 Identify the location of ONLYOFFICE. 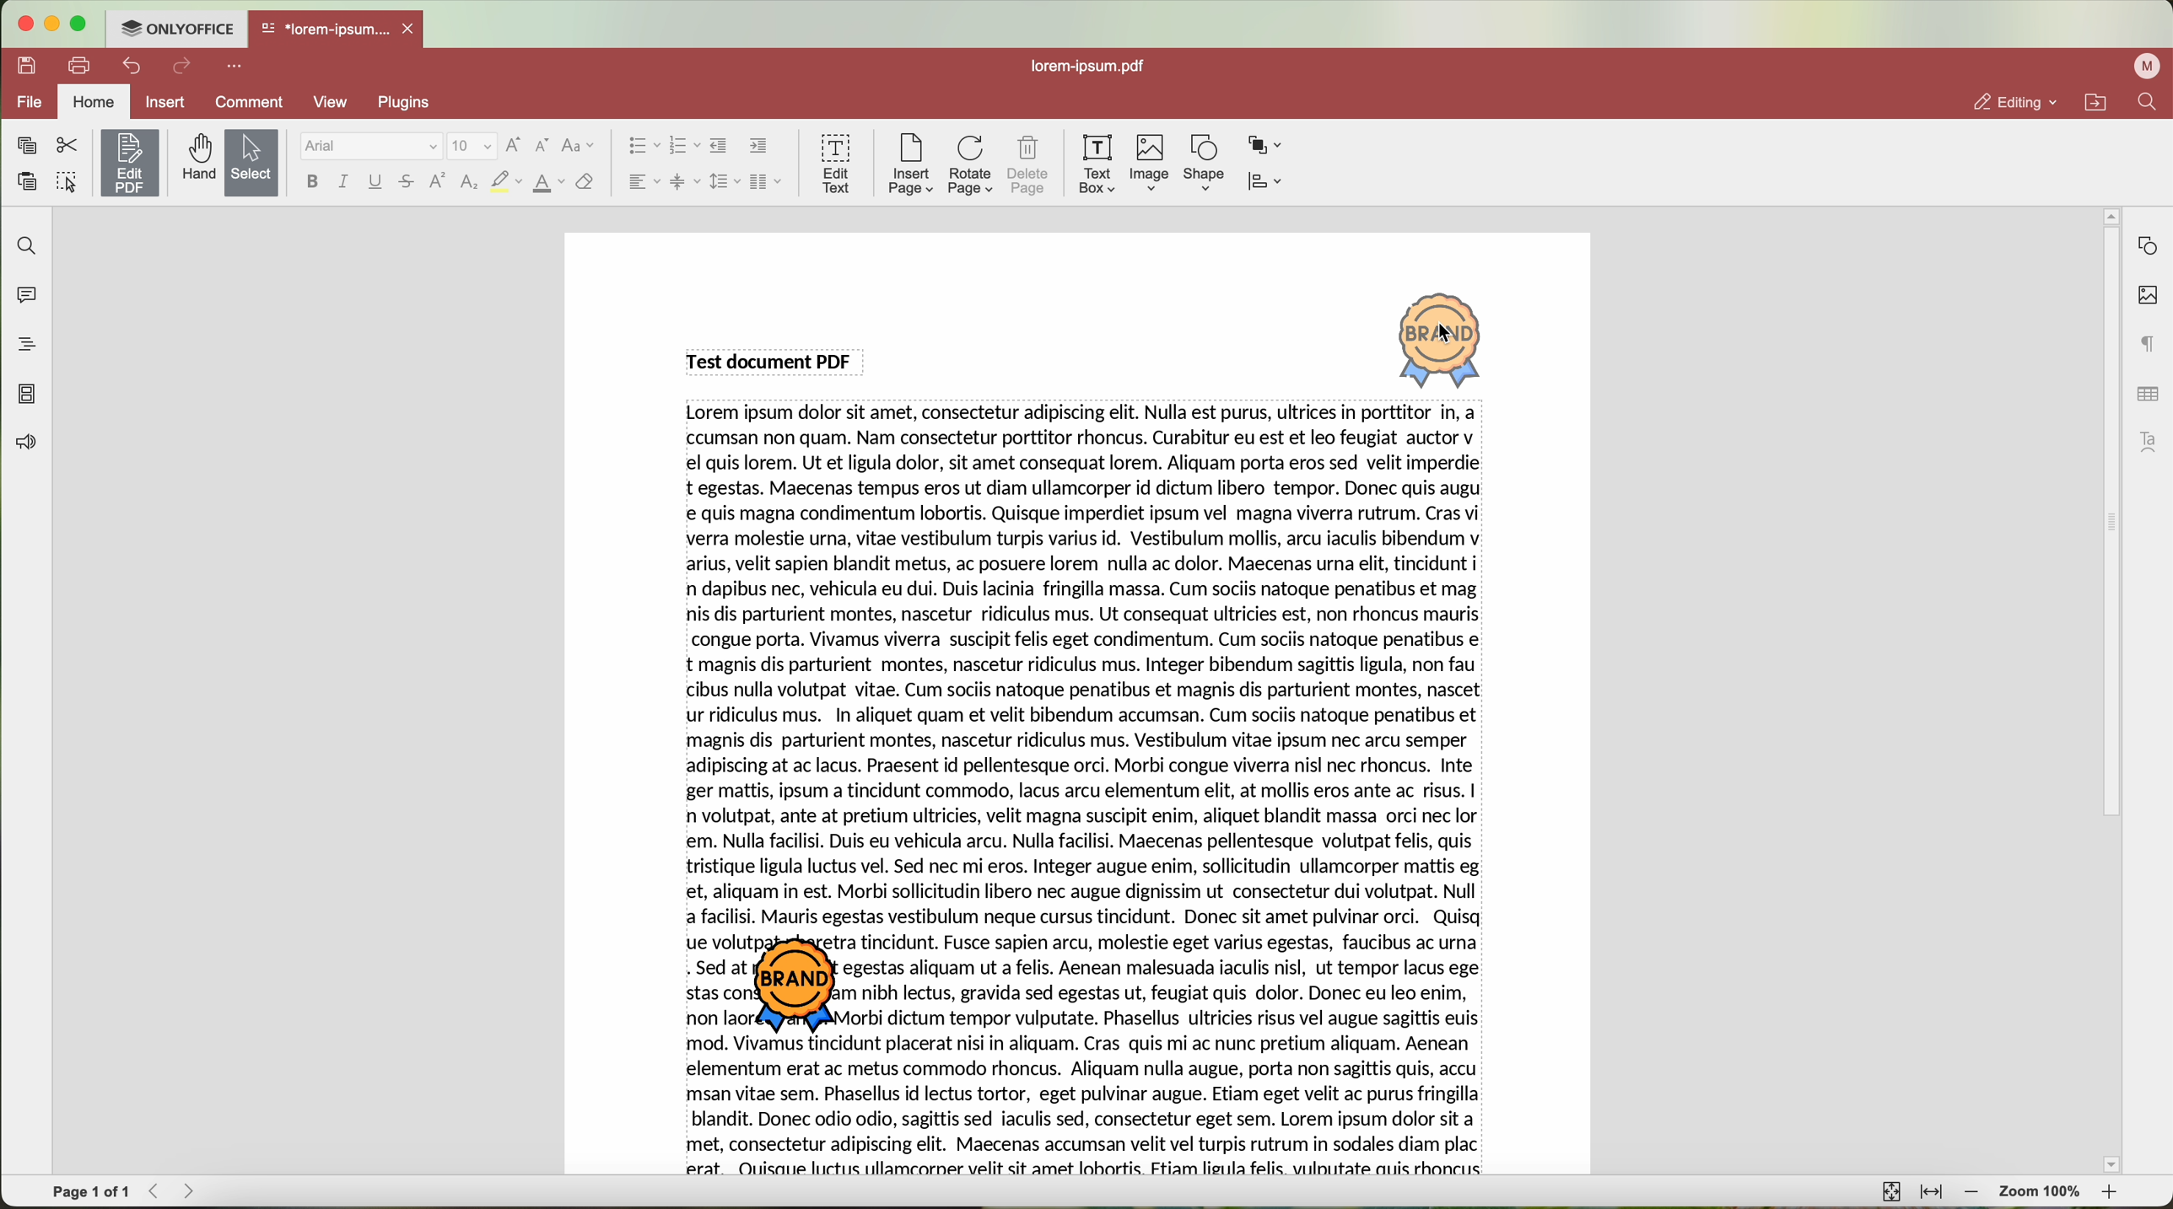
(175, 26).